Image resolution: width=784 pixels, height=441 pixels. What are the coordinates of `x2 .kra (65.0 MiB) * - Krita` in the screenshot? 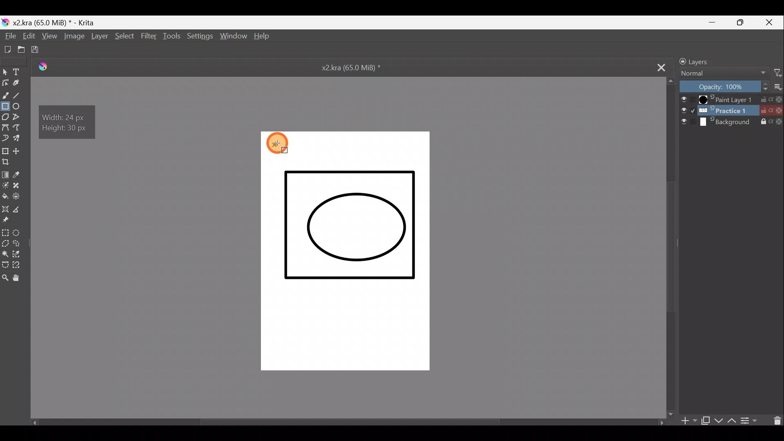 It's located at (60, 22).